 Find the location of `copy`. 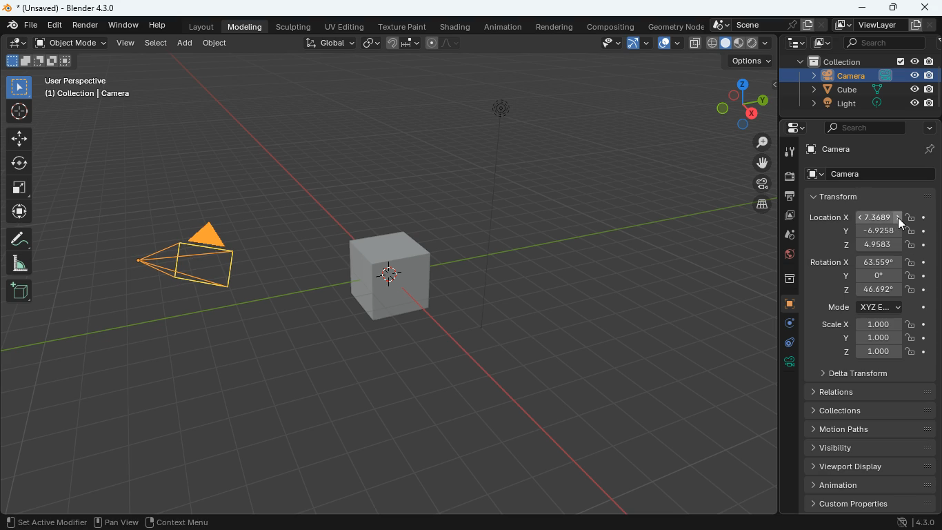

copy is located at coordinates (694, 44).